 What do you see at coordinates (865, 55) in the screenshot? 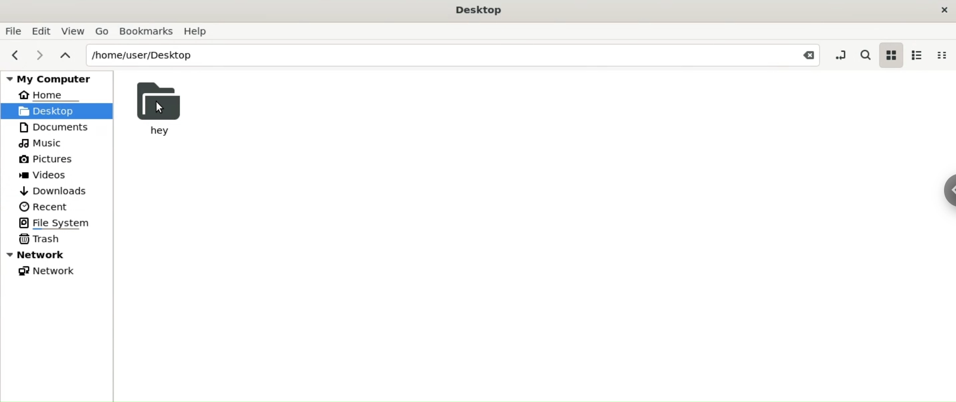
I see `search` at bounding box center [865, 55].